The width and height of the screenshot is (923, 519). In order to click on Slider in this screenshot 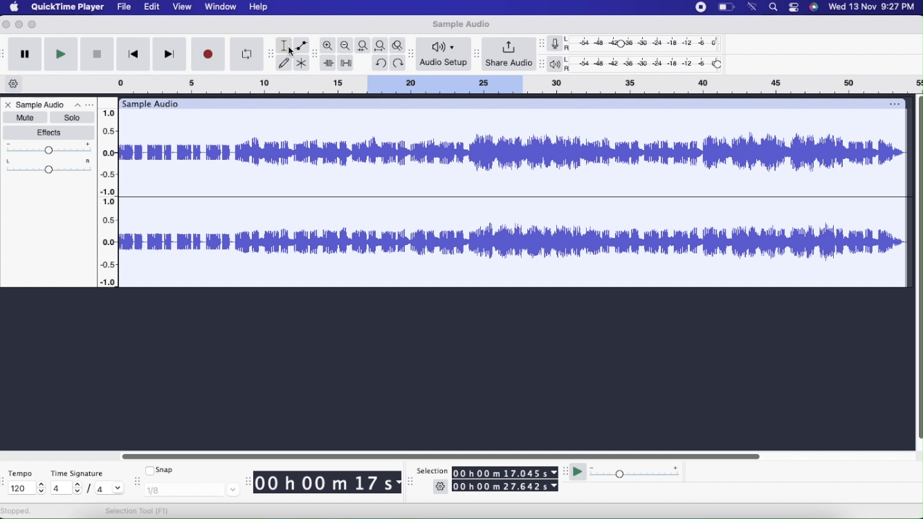, I will do `click(439, 455)`.